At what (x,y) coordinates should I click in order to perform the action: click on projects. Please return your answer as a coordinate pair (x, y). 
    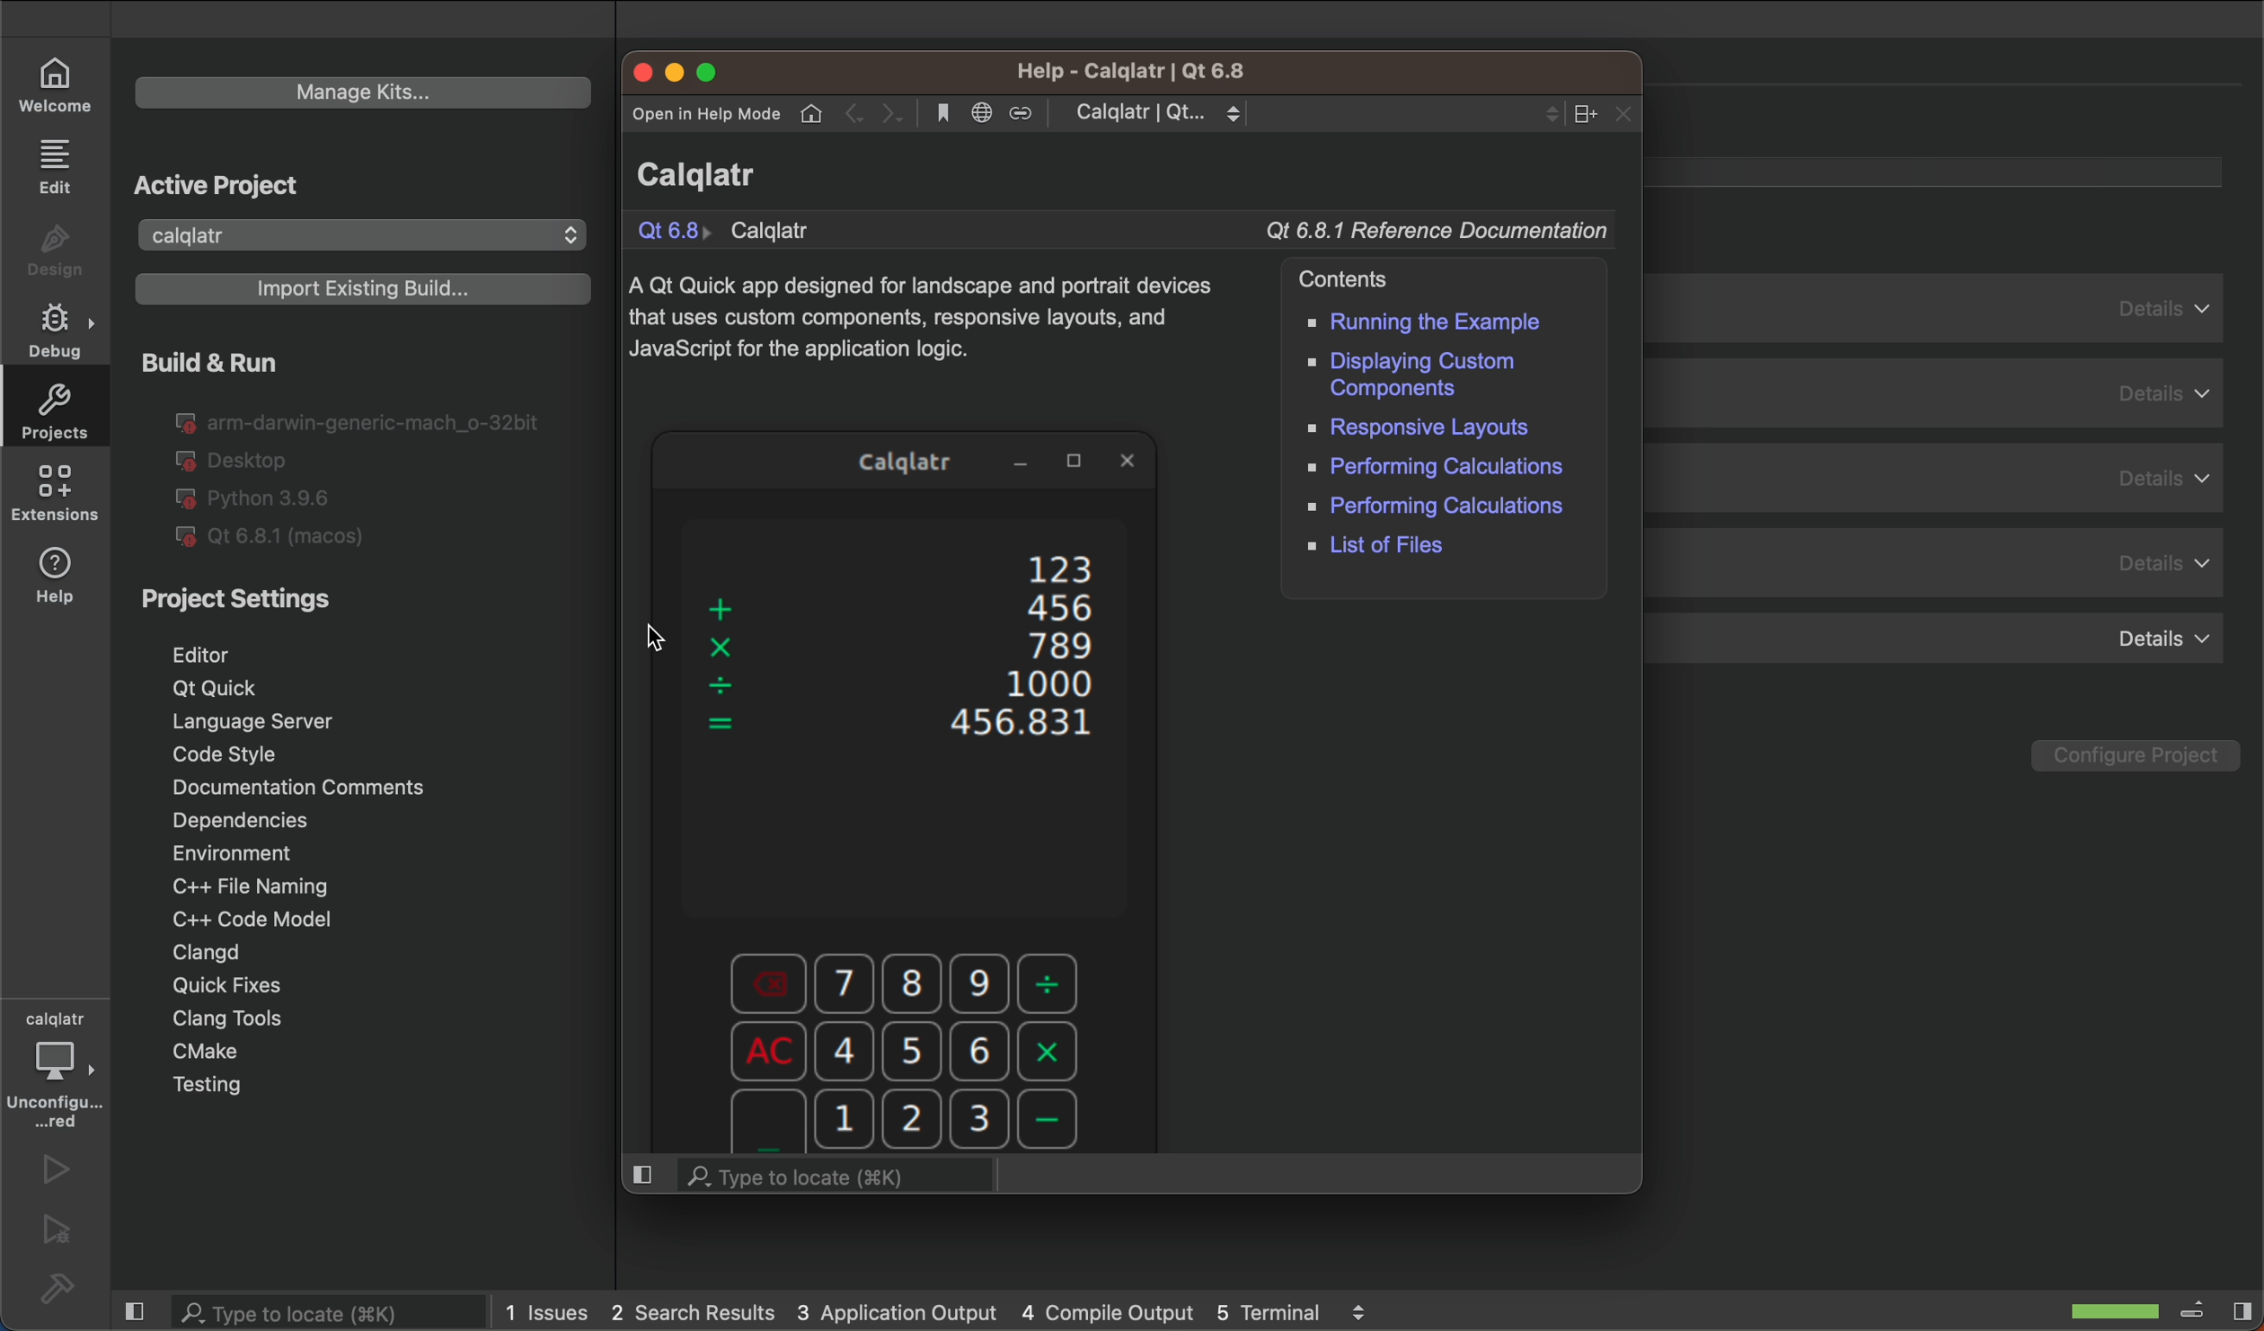
    Looking at the image, I should click on (58, 410).